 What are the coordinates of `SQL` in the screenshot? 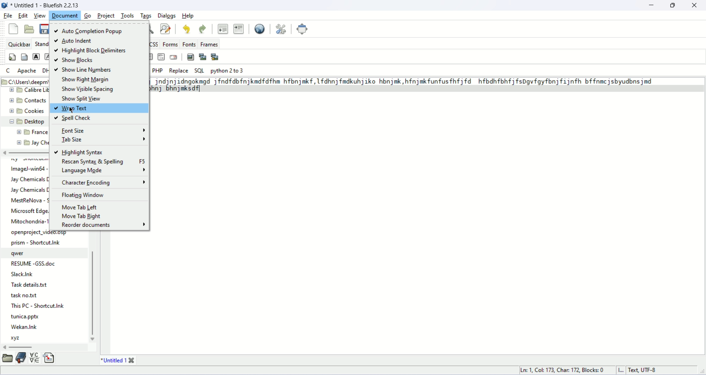 It's located at (200, 70).